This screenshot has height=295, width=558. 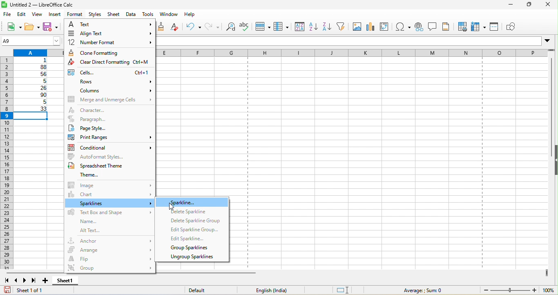 What do you see at coordinates (72, 282) in the screenshot?
I see `sheet 1` at bounding box center [72, 282].